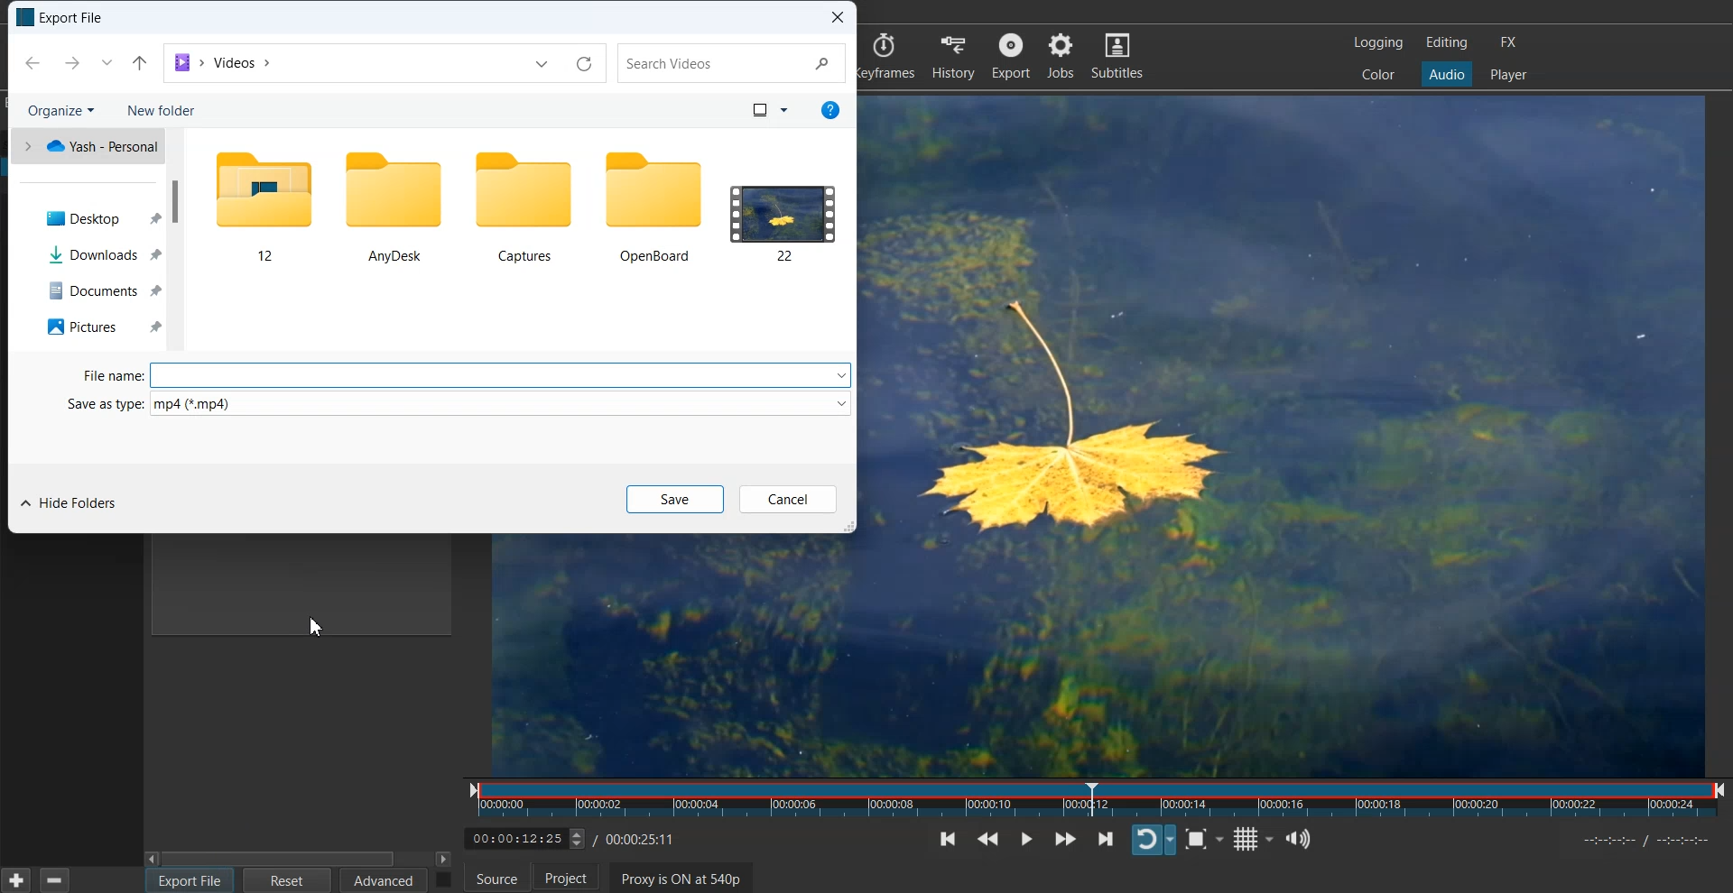 The width and height of the screenshot is (1733, 893). I want to click on Save, so click(673, 500).